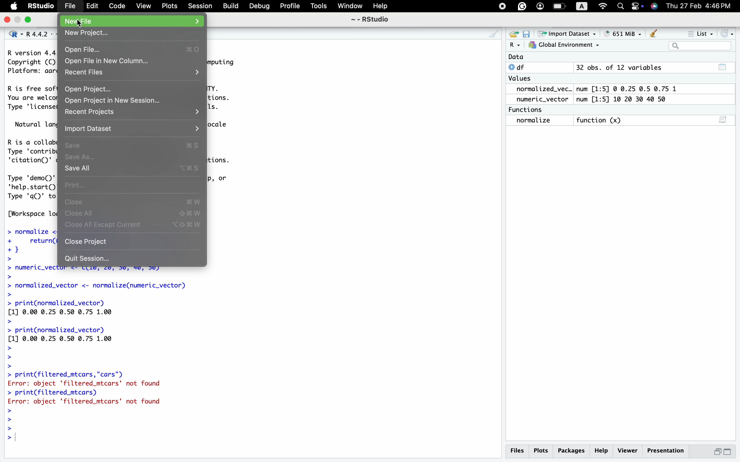 This screenshot has width=740, height=462. What do you see at coordinates (288, 6) in the screenshot?
I see `Profile` at bounding box center [288, 6].